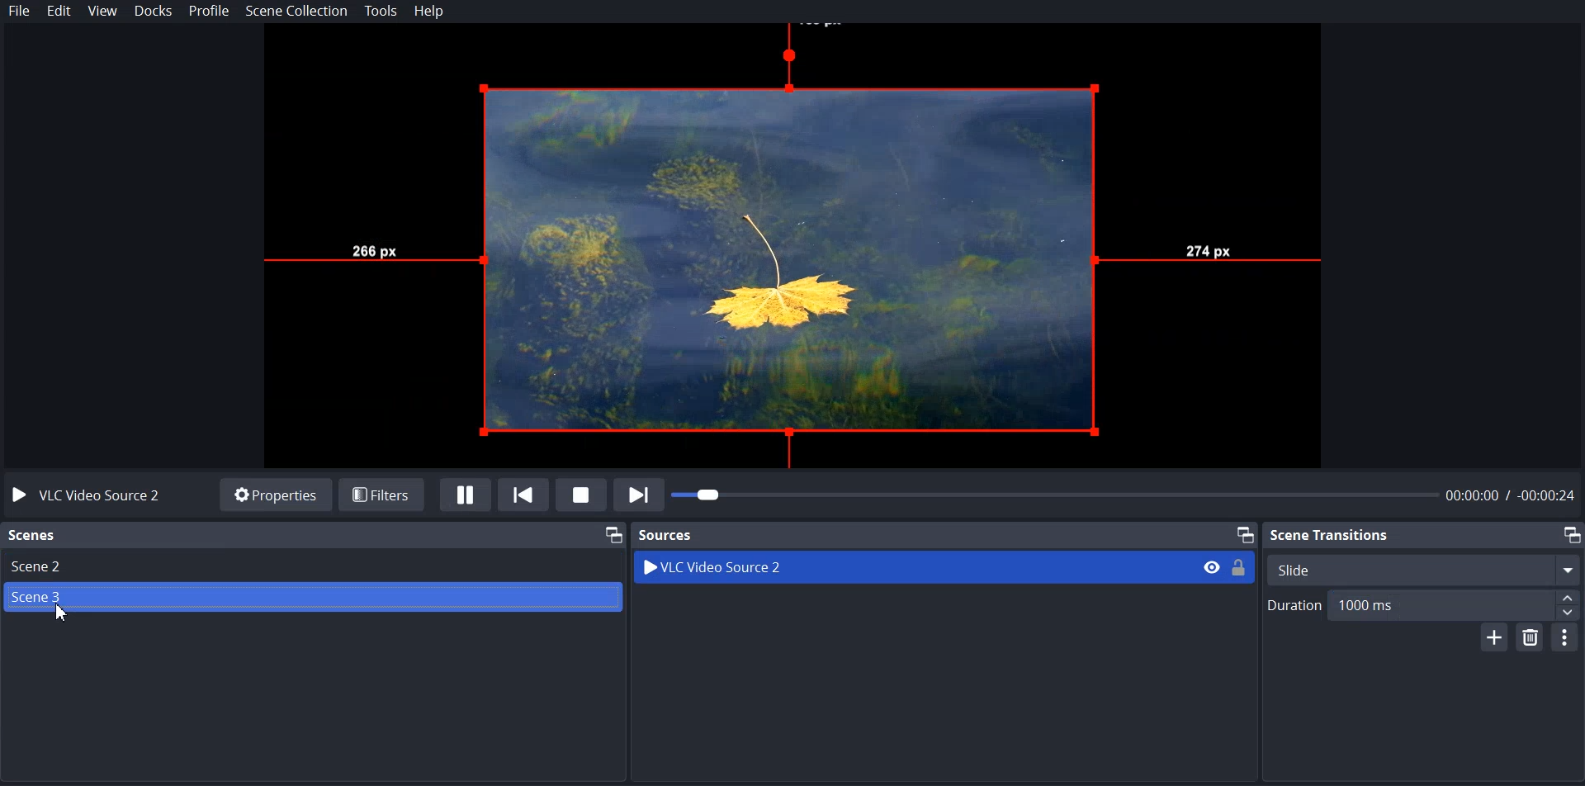 The width and height of the screenshot is (1585, 786). I want to click on Filters, so click(382, 495).